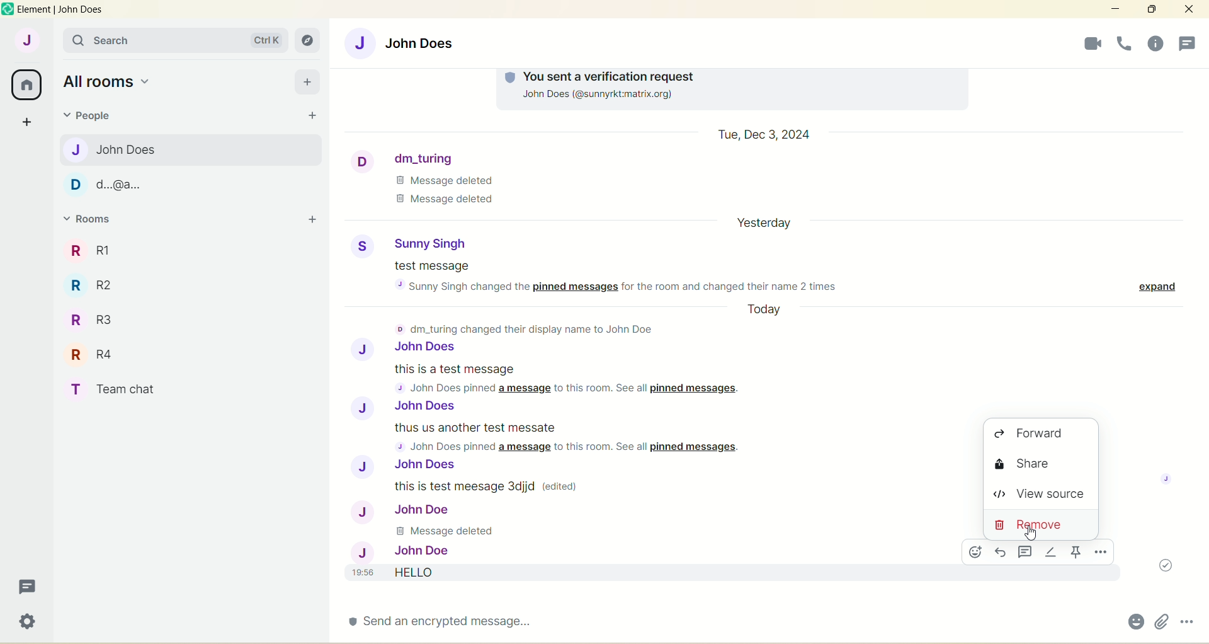 The height and width of the screenshot is (644, 1209). What do you see at coordinates (99, 43) in the screenshot?
I see `search` at bounding box center [99, 43].